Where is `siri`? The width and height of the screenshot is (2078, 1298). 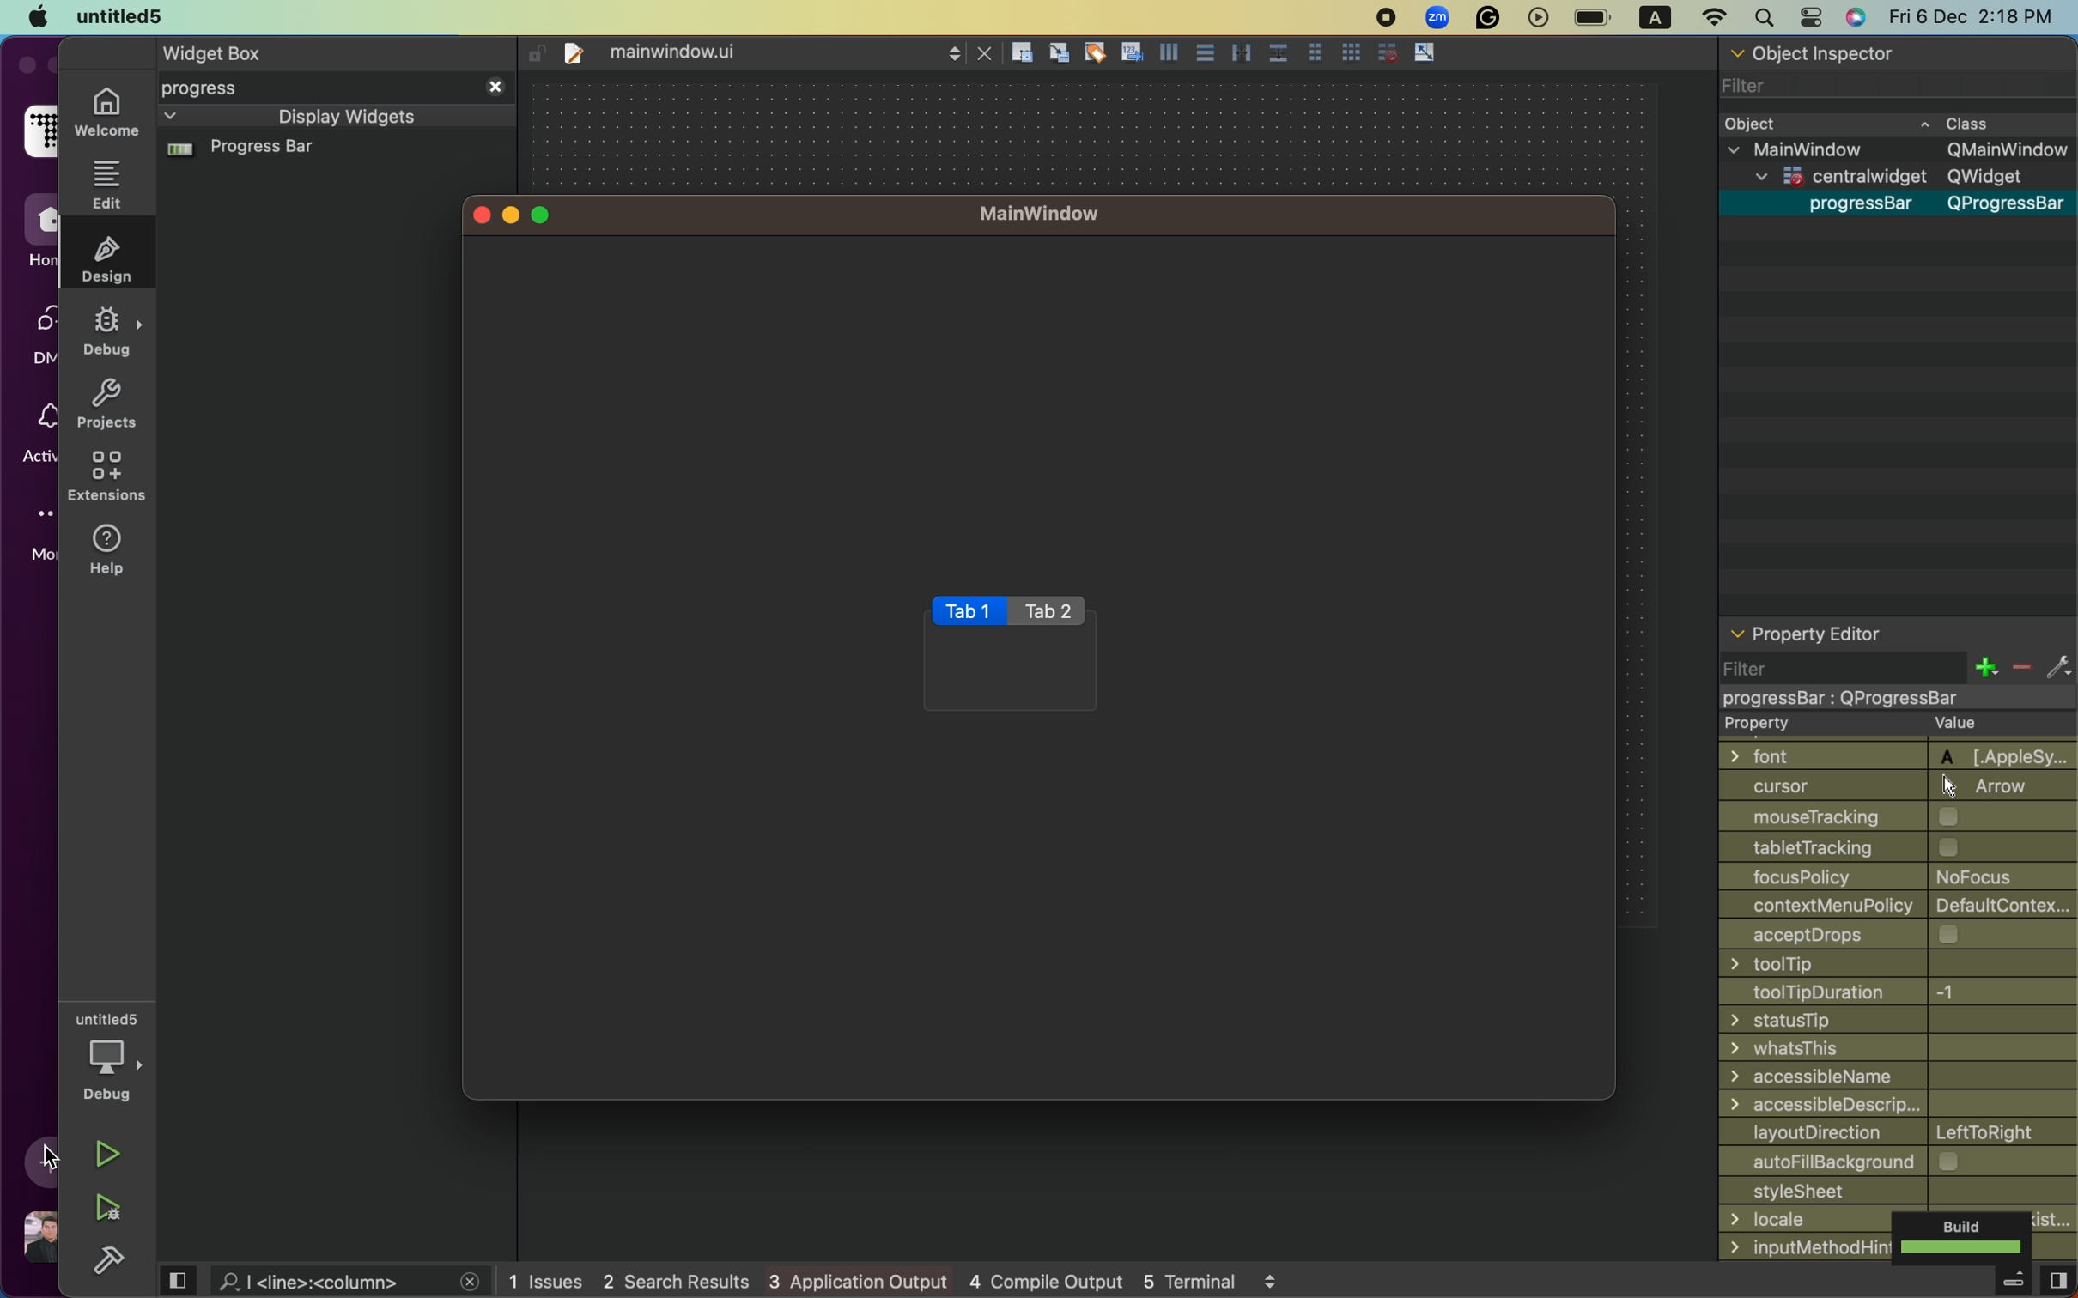
siri is located at coordinates (1856, 15).